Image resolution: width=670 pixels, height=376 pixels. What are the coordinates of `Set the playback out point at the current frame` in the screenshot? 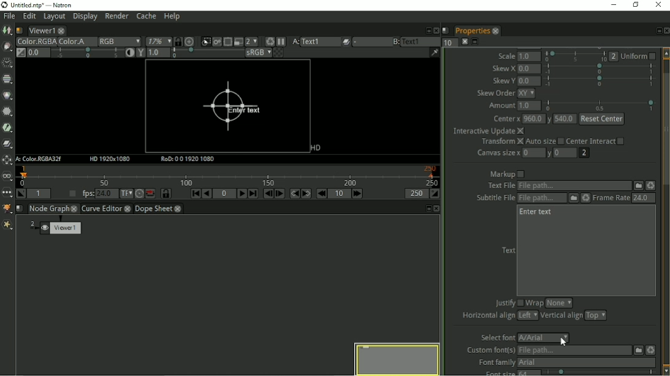 It's located at (436, 194).